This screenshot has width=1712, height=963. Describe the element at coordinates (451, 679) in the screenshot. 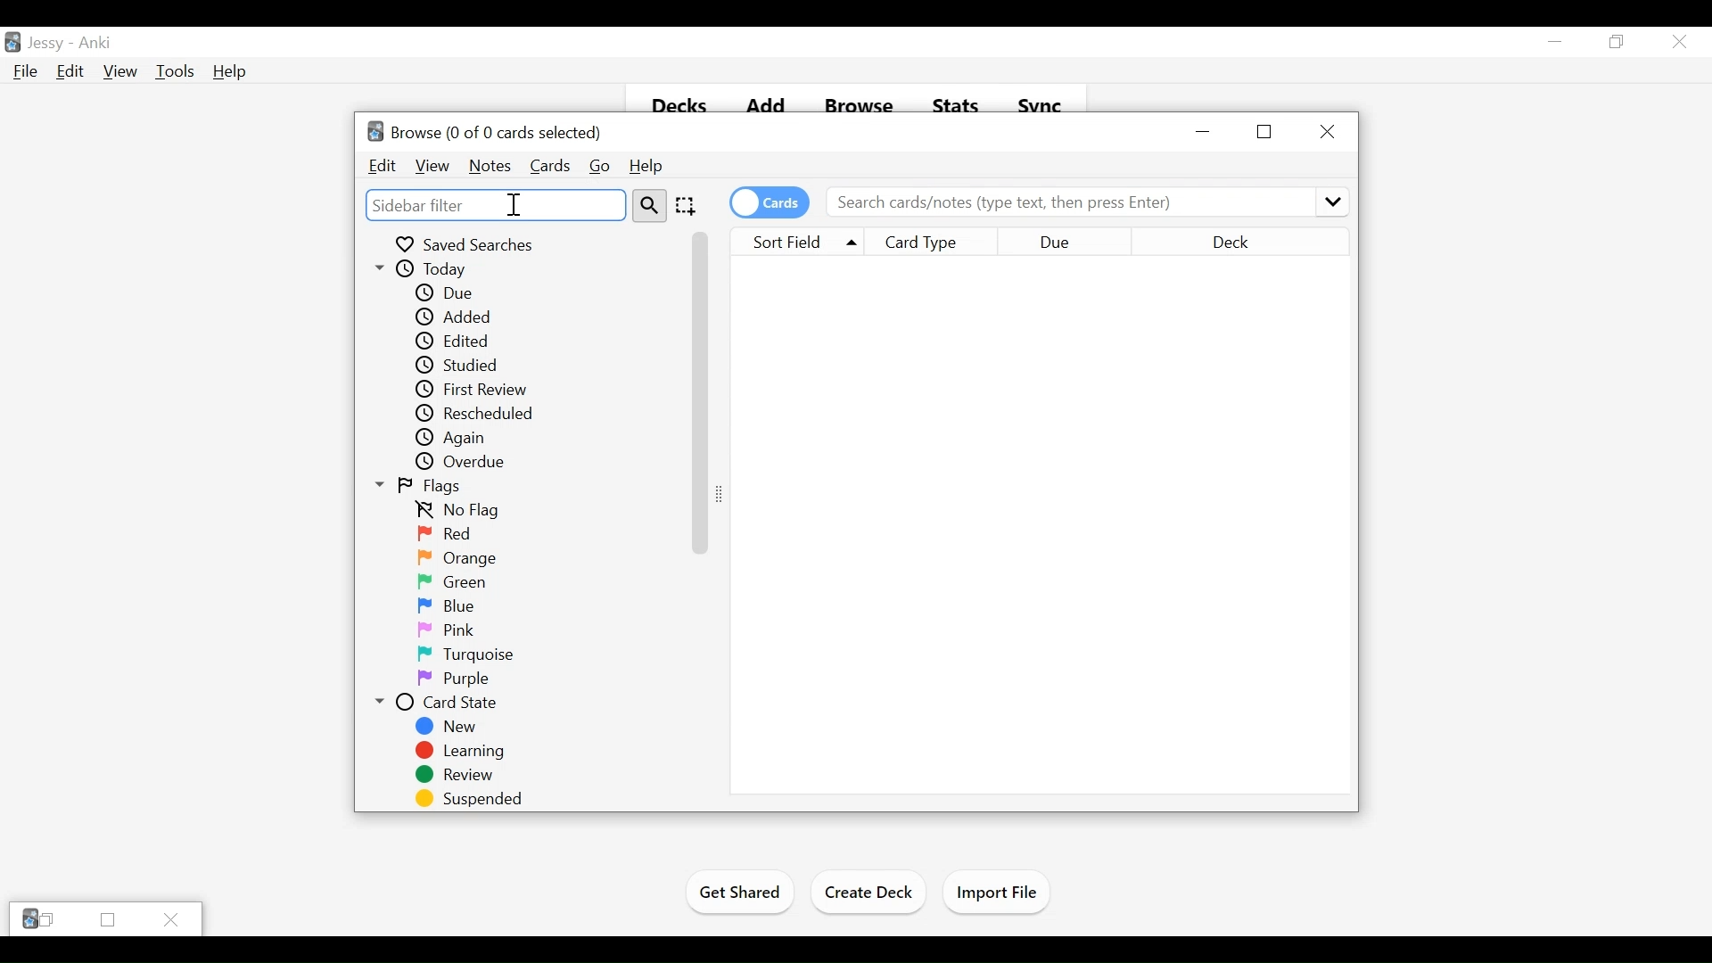

I see `Purple` at that location.